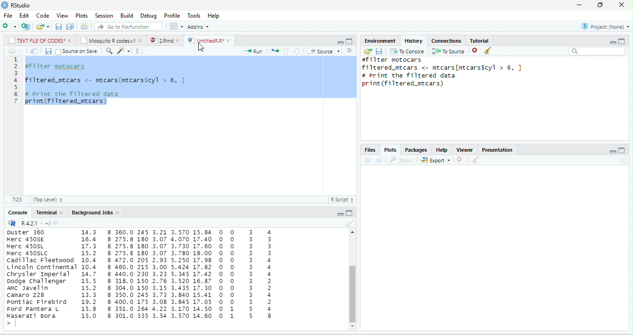  What do you see at coordinates (60, 67) in the screenshot?
I see `#filter motocars` at bounding box center [60, 67].